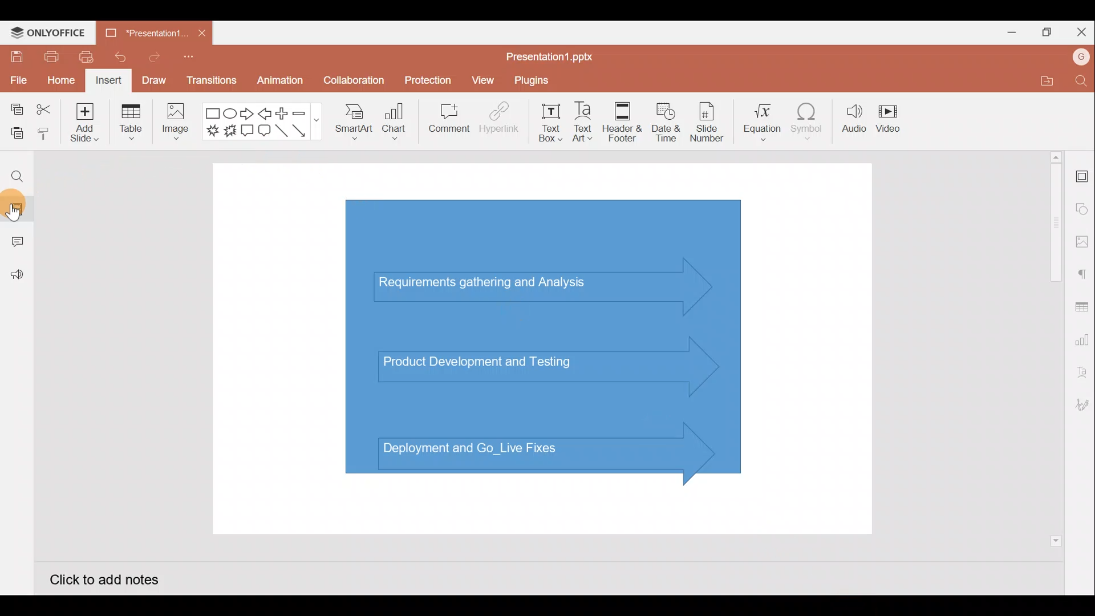 The height and width of the screenshot is (616, 1095). Describe the element at coordinates (1084, 274) in the screenshot. I see `Paragraph settings` at that location.